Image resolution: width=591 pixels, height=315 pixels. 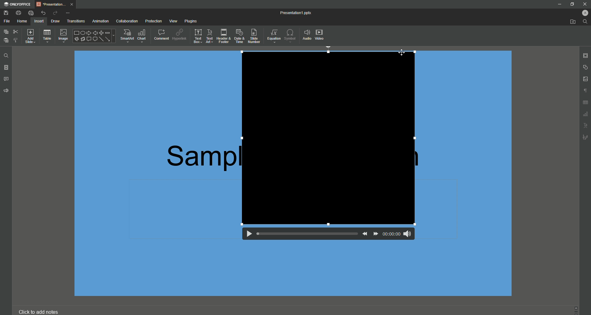 What do you see at coordinates (274, 37) in the screenshot?
I see `Equation` at bounding box center [274, 37].